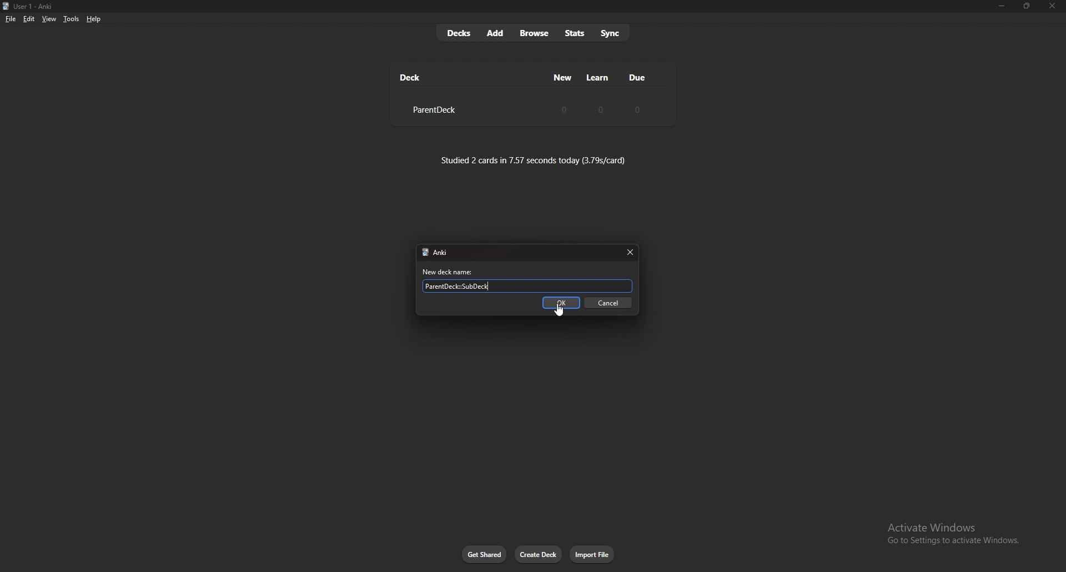 The image size is (1066, 572). Describe the element at coordinates (37, 7) in the screenshot. I see `User 1 - Anki` at that location.